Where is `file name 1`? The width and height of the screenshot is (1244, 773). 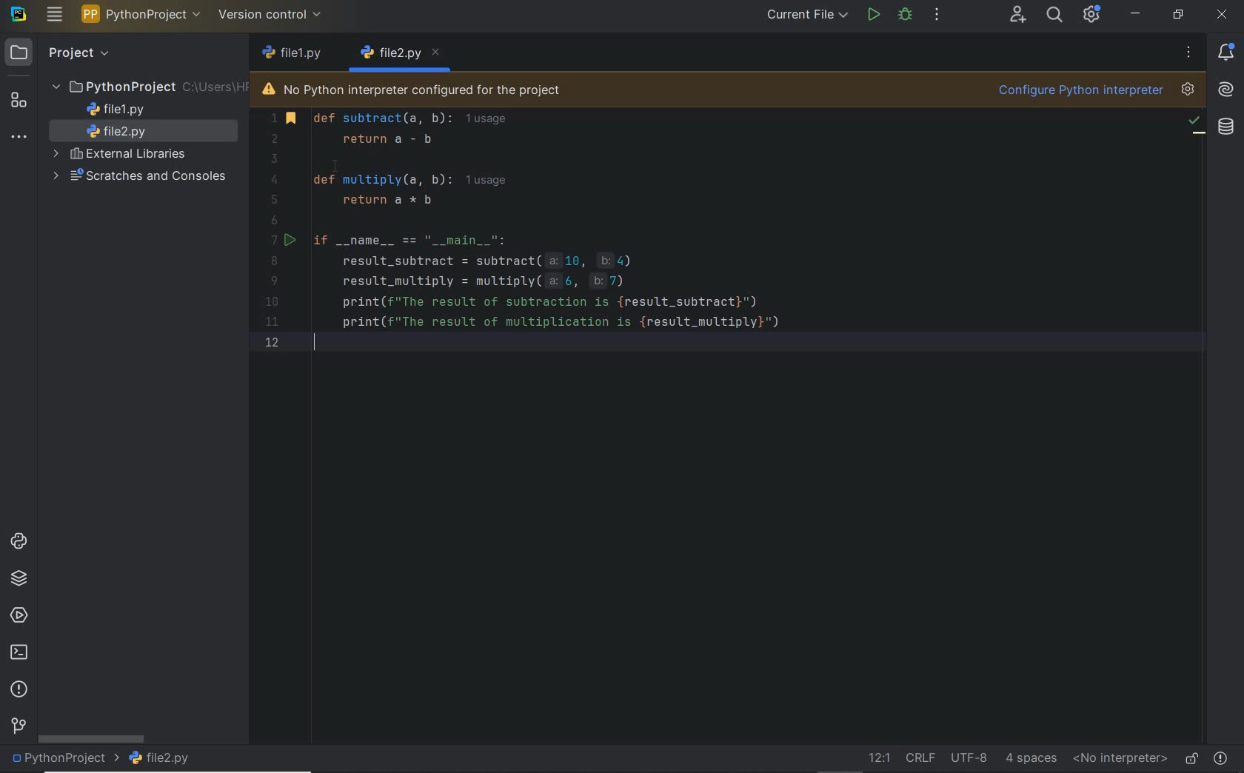
file name 1 is located at coordinates (117, 110).